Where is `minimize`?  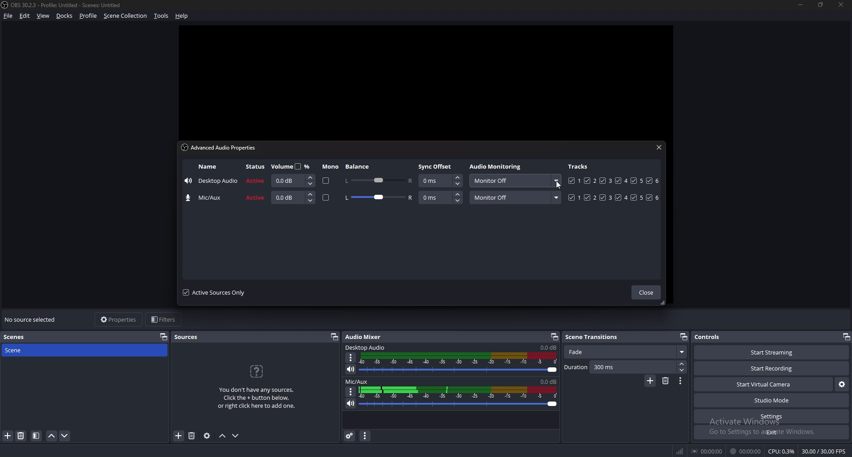
minimize is located at coordinates (801, 5).